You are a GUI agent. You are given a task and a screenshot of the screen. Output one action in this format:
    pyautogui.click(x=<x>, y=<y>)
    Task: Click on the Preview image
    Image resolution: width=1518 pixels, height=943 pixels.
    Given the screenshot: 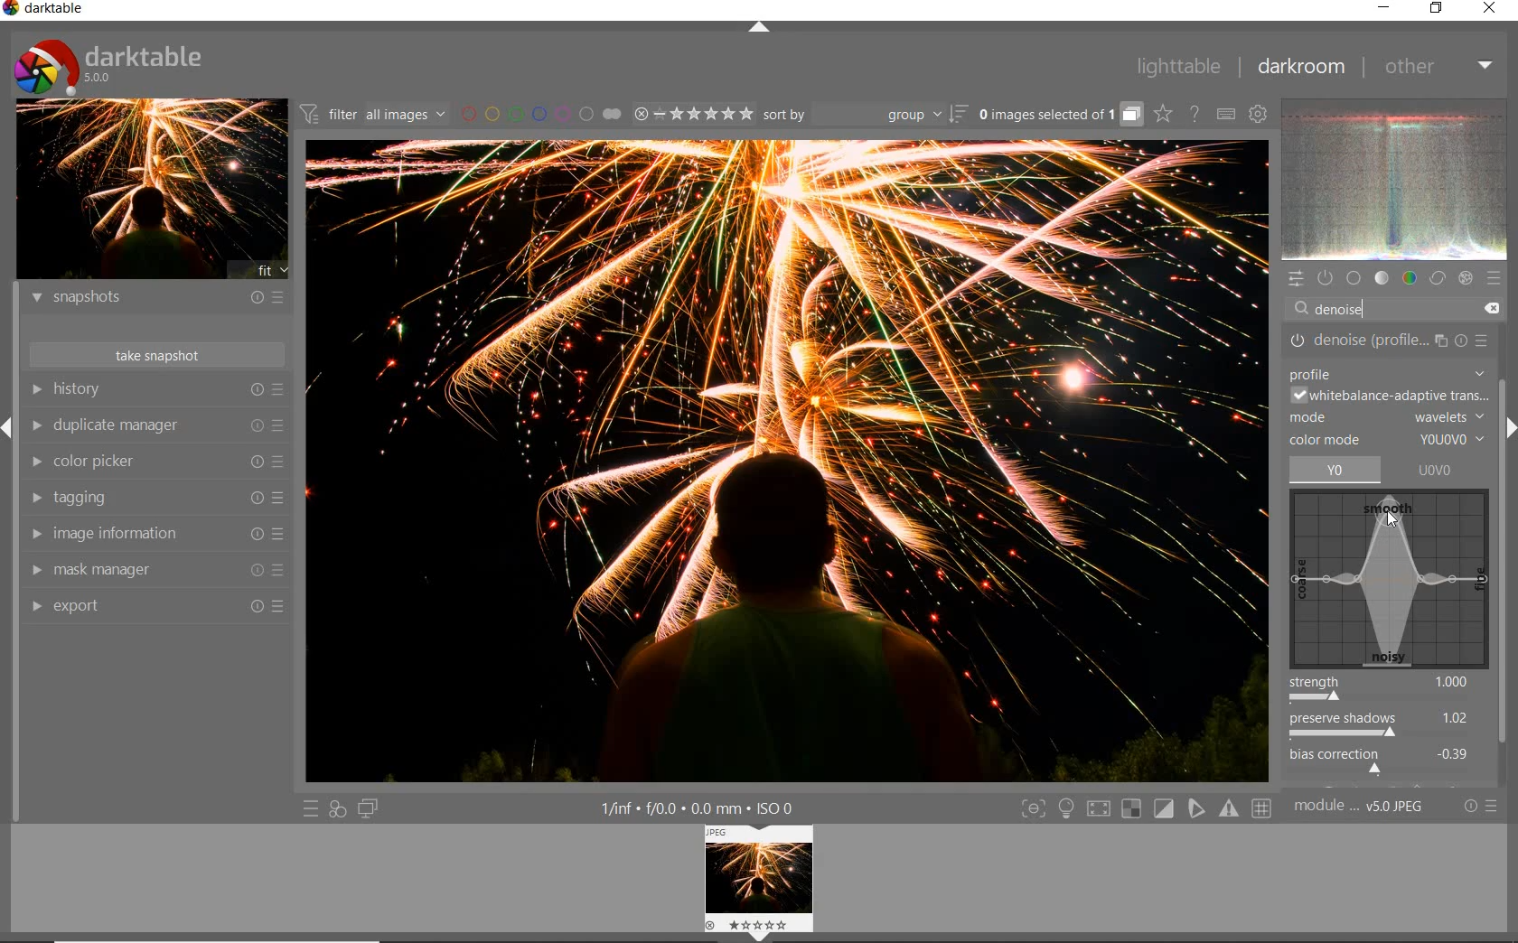 What is the action you would take?
    pyautogui.click(x=774, y=880)
    